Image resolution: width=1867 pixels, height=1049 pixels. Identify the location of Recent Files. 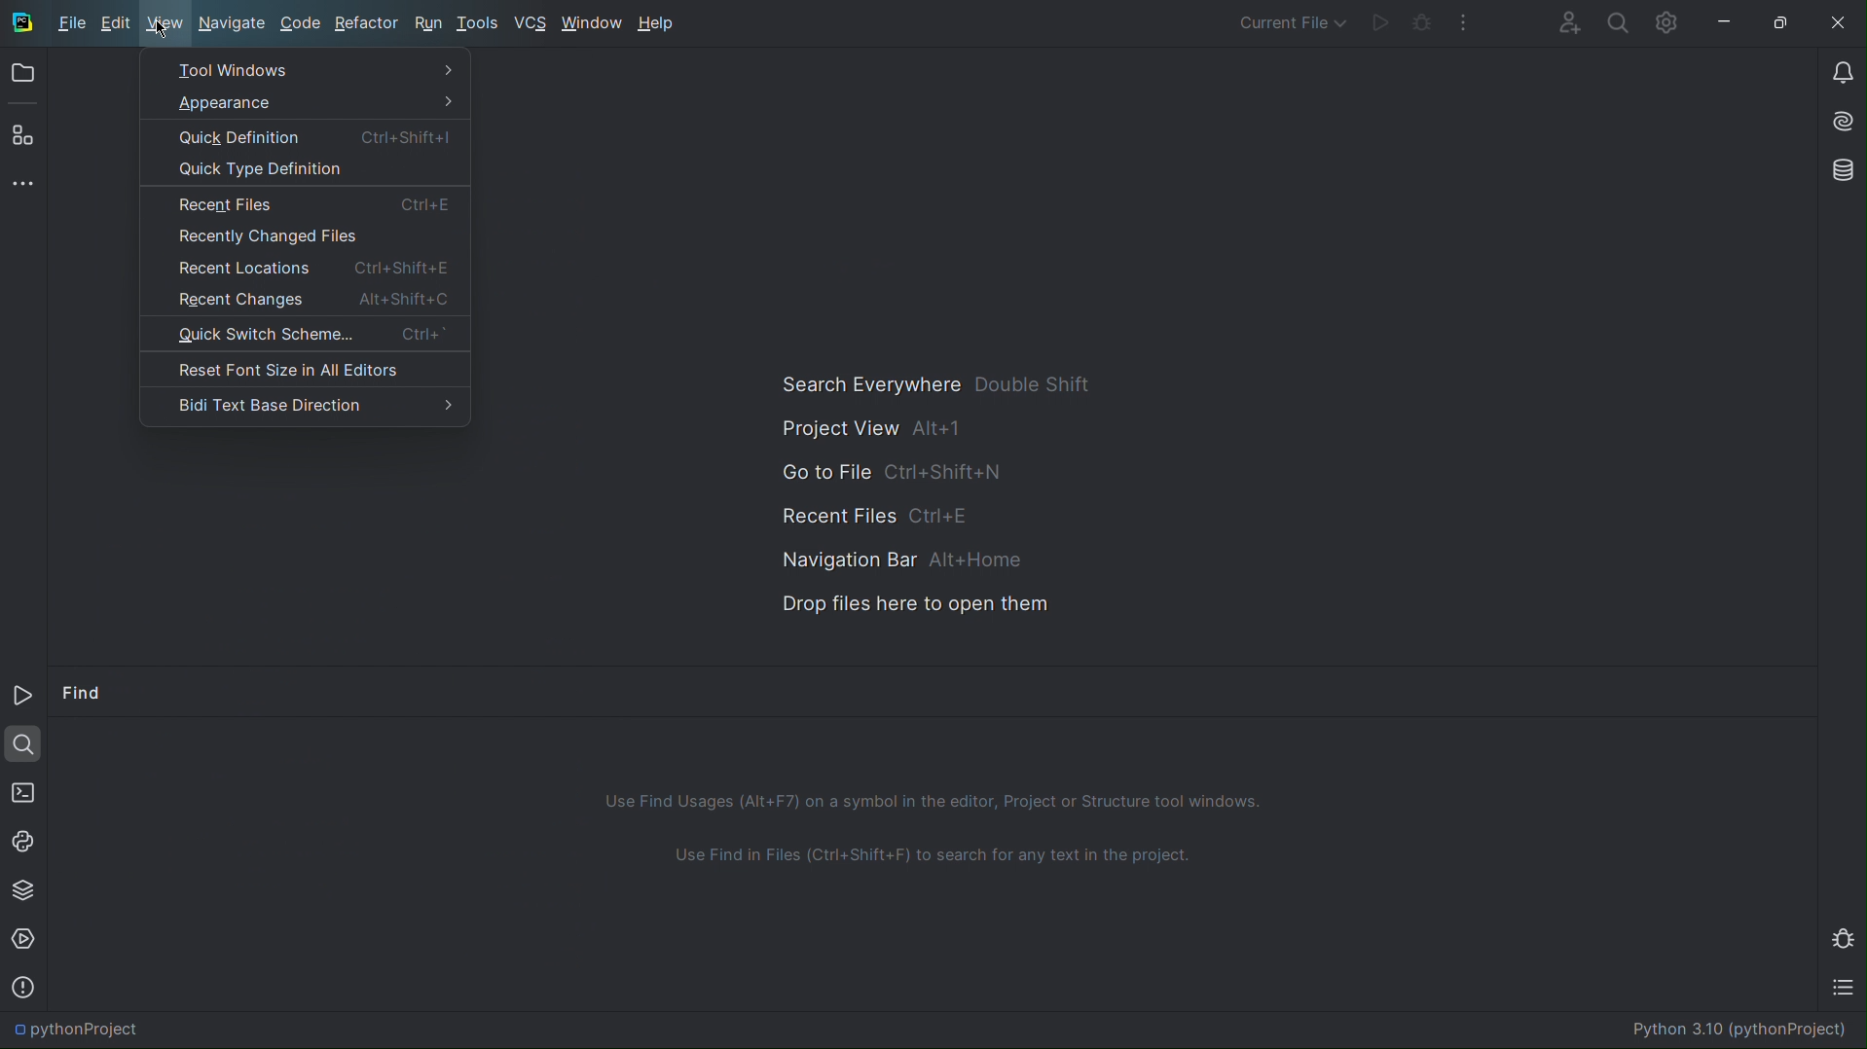
(880, 513).